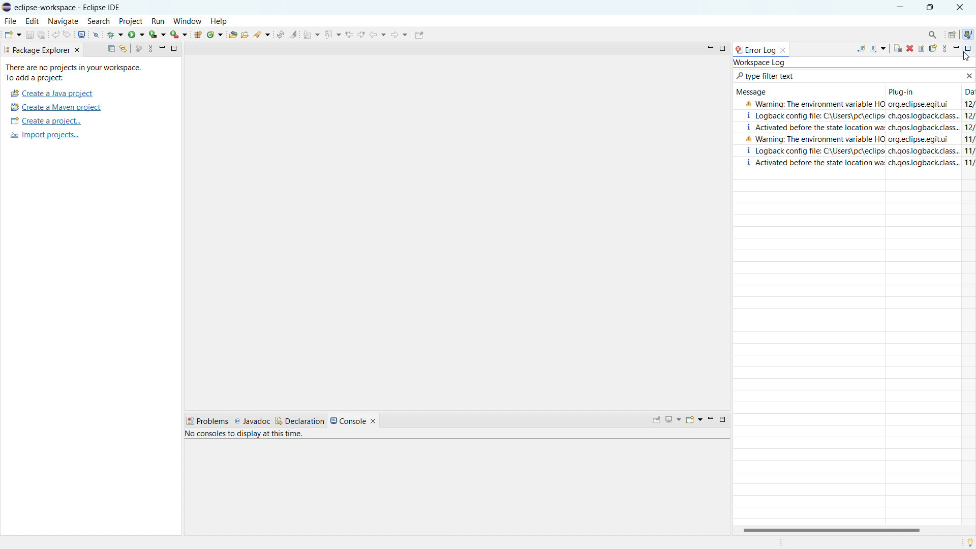 This screenshot has width=976, height=549. Describe the element at coordinates (152, 49) in the screenshot. I see `view menu` at that location.